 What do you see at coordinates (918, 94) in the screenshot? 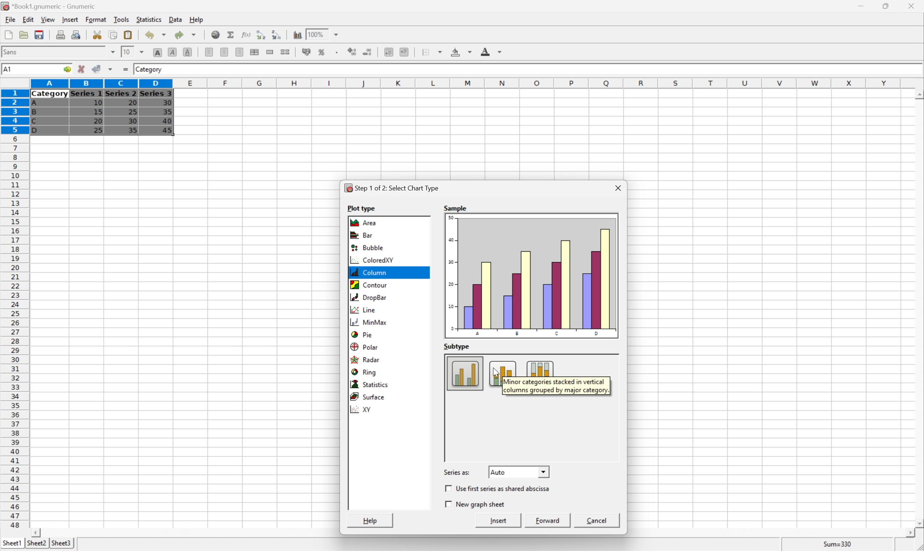
I see `Scroll Up` at bounding box center [918, 94].